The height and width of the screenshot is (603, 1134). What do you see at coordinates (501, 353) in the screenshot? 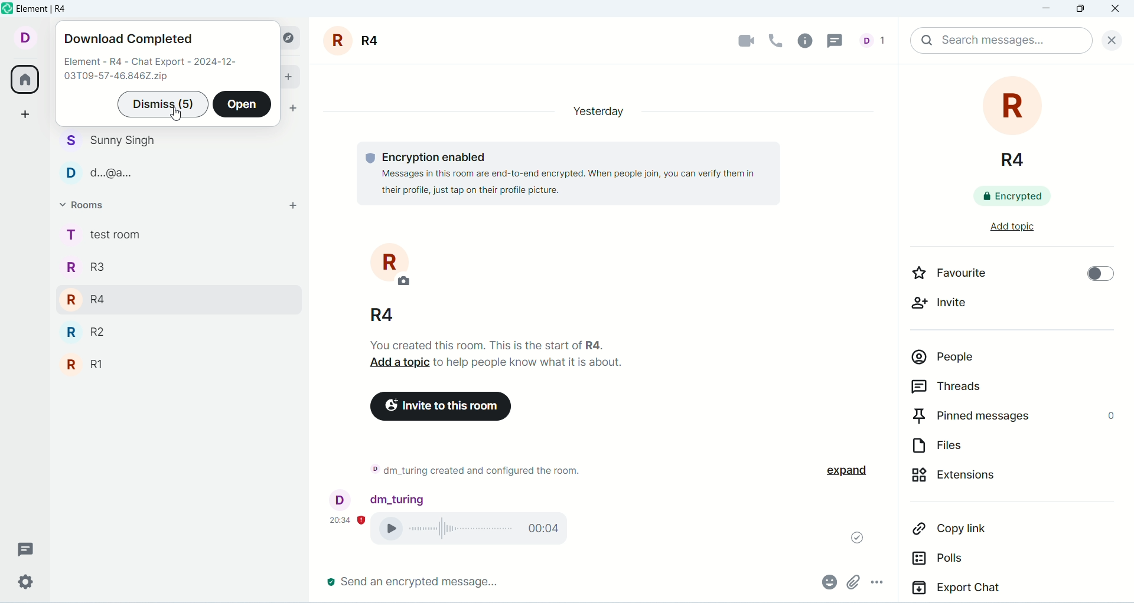
I see `text` at bounding box center [501, 353].